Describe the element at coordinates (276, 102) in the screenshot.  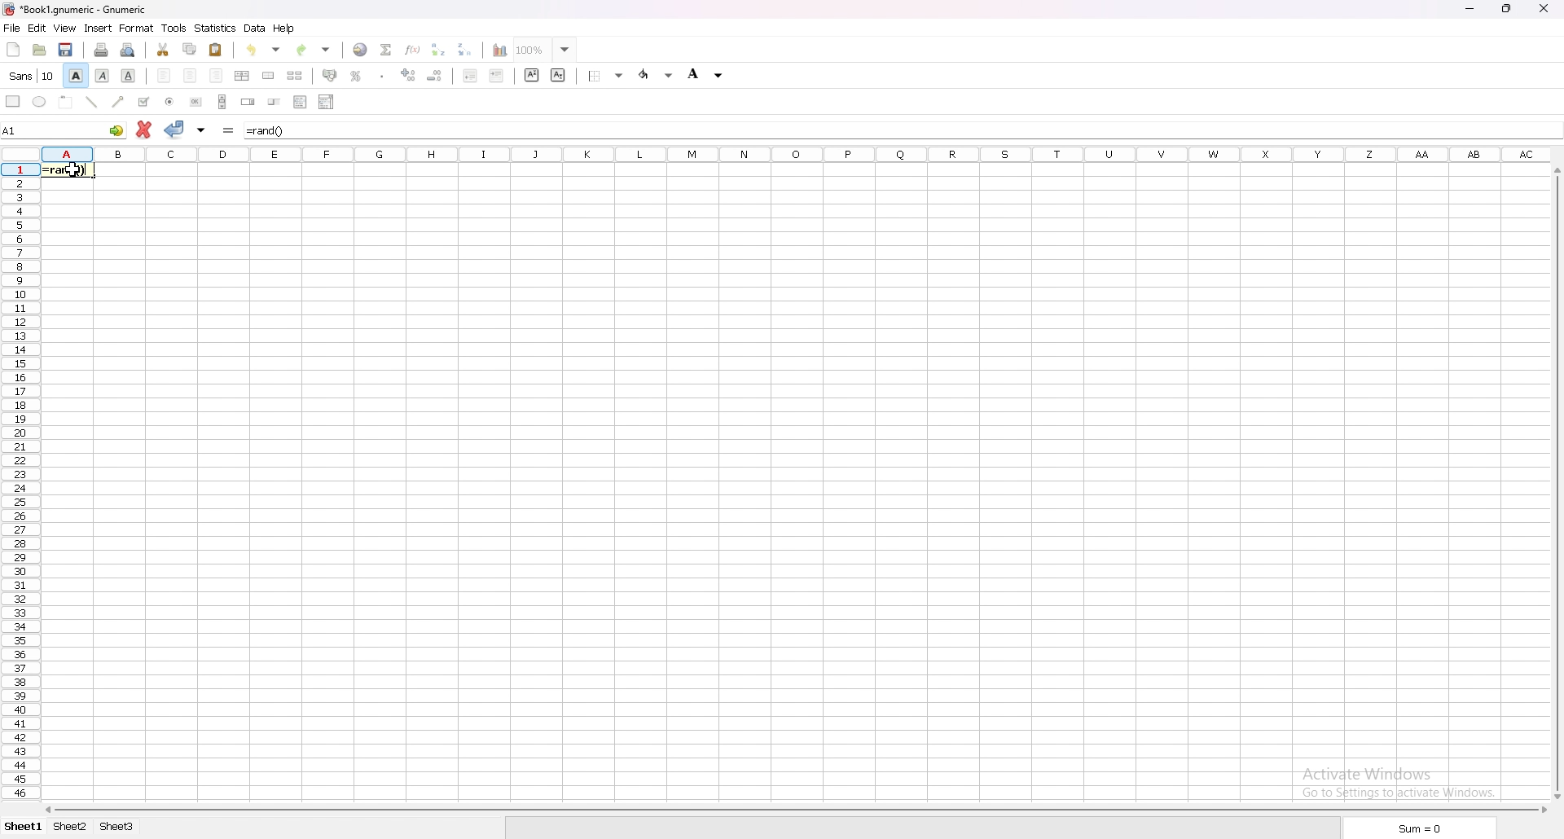
I see `slider` at that location.